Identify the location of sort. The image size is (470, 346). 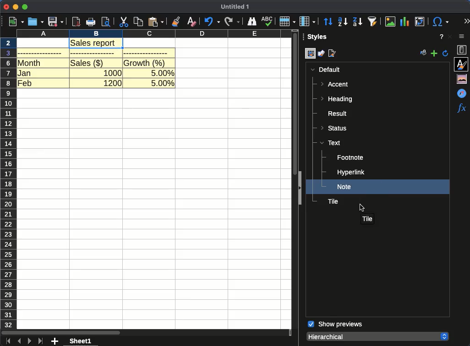
(328, 22).